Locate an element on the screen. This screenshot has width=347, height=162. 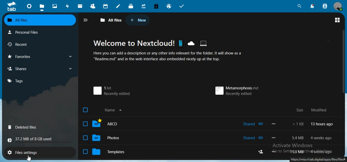
calendar is located at coordinates (105, 6).